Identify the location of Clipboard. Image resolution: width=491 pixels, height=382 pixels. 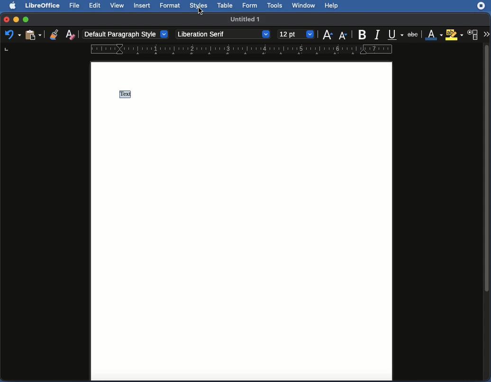
(32, 36).